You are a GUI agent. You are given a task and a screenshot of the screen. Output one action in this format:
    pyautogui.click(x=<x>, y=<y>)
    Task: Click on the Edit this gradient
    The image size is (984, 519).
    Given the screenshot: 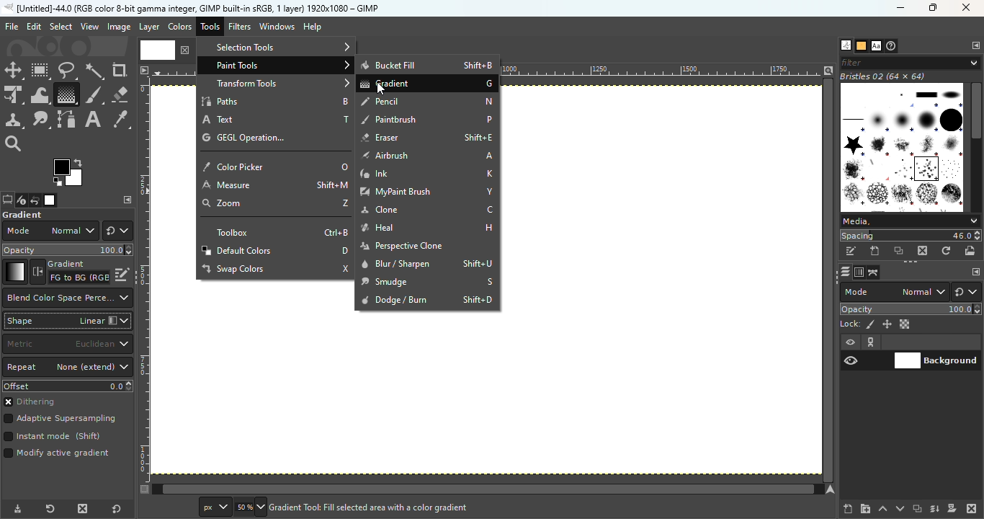 What is the action you would take?
    pyautogui.click(x=122, y=273)
    